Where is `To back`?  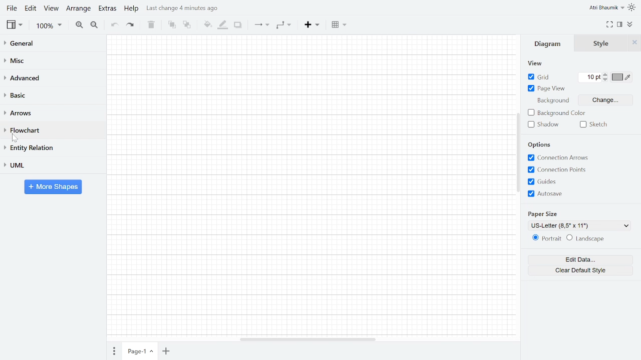
To back is located at coordinates (187, 25).